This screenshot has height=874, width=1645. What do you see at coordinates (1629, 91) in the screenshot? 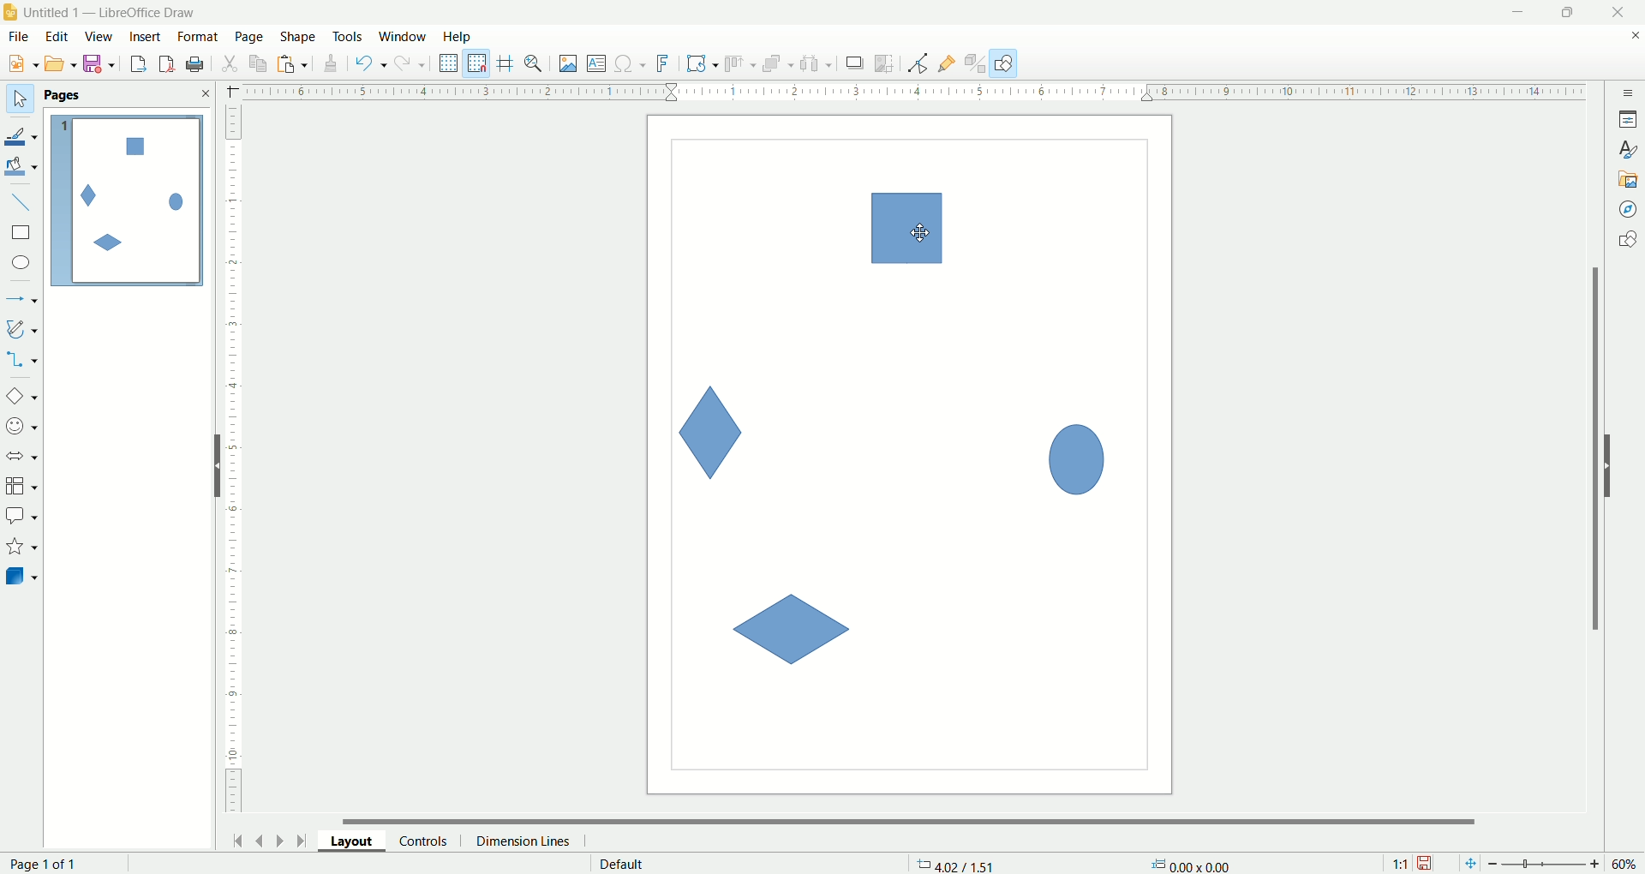
I see `sidebar settings` at bounding box center [1629, 91].